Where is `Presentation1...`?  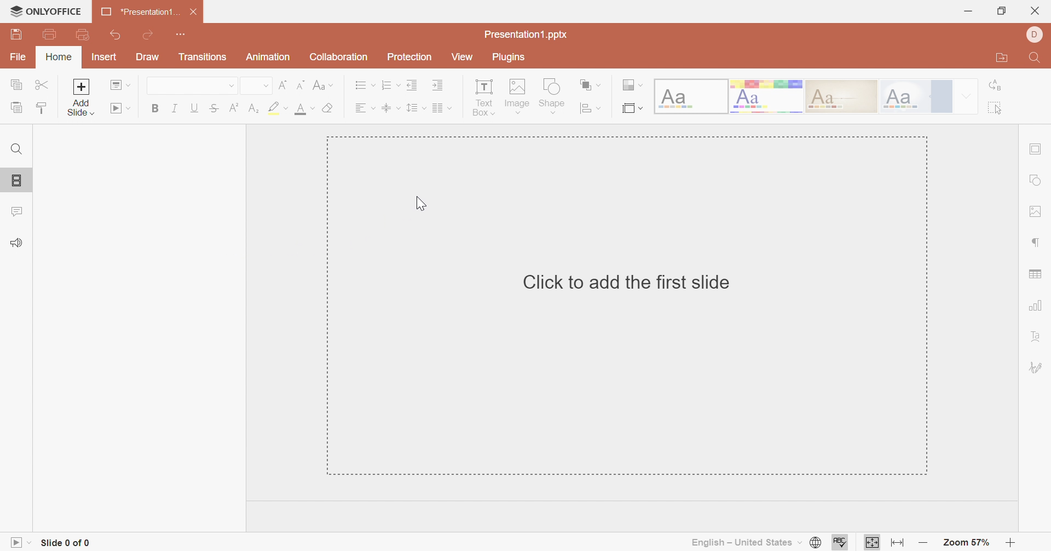
Presentation1... is located at coordinates (140, 11).